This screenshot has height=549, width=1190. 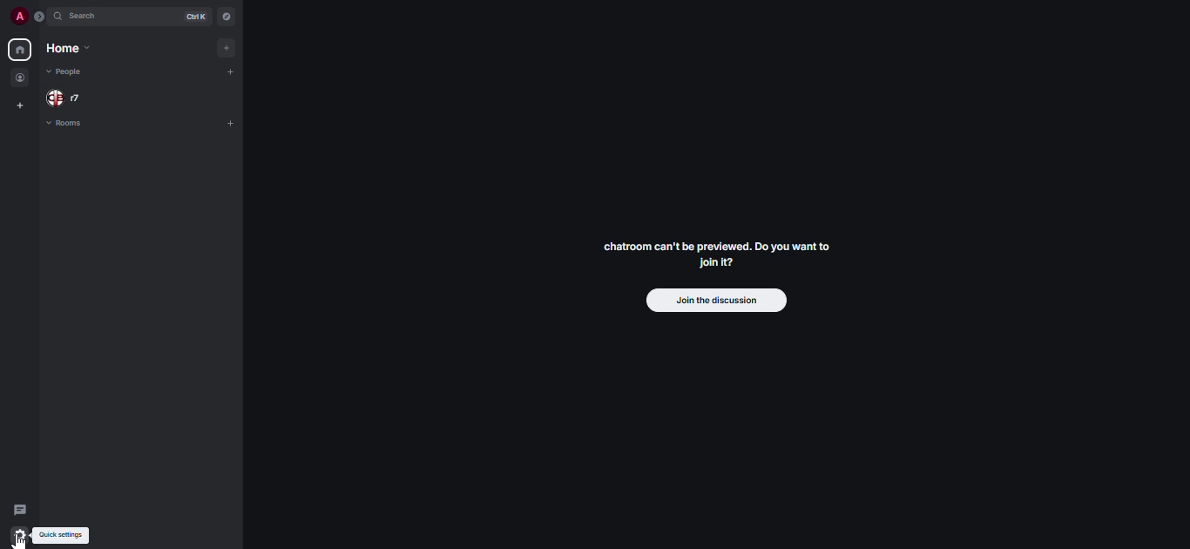 I want to click on quick settings, so click(x=21, y=536).